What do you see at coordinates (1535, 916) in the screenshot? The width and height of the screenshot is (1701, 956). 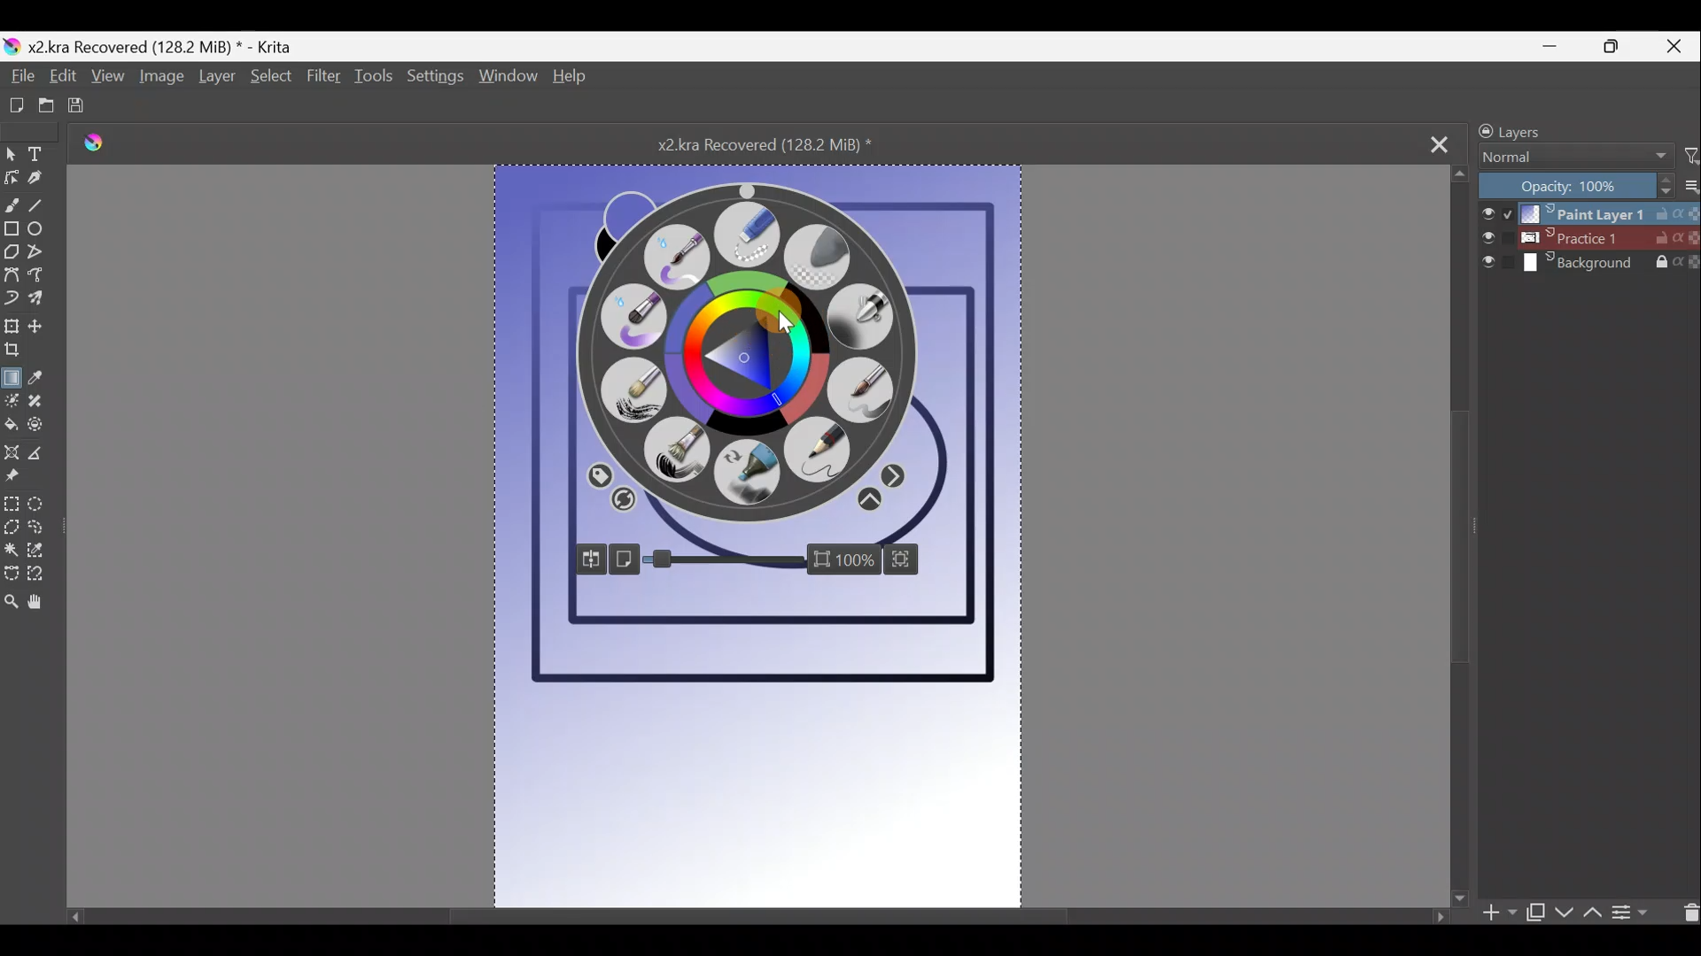 I see `Duplicate layer/mask` at bounding box center [1535, 916].